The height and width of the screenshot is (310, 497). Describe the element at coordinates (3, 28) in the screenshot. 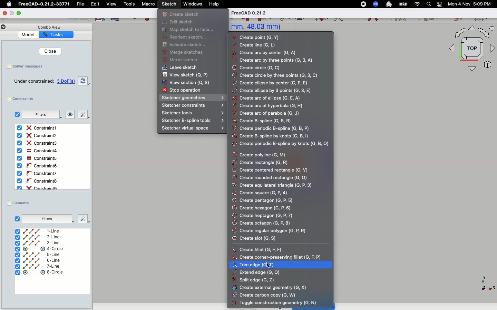

I see `Copy` at that location.